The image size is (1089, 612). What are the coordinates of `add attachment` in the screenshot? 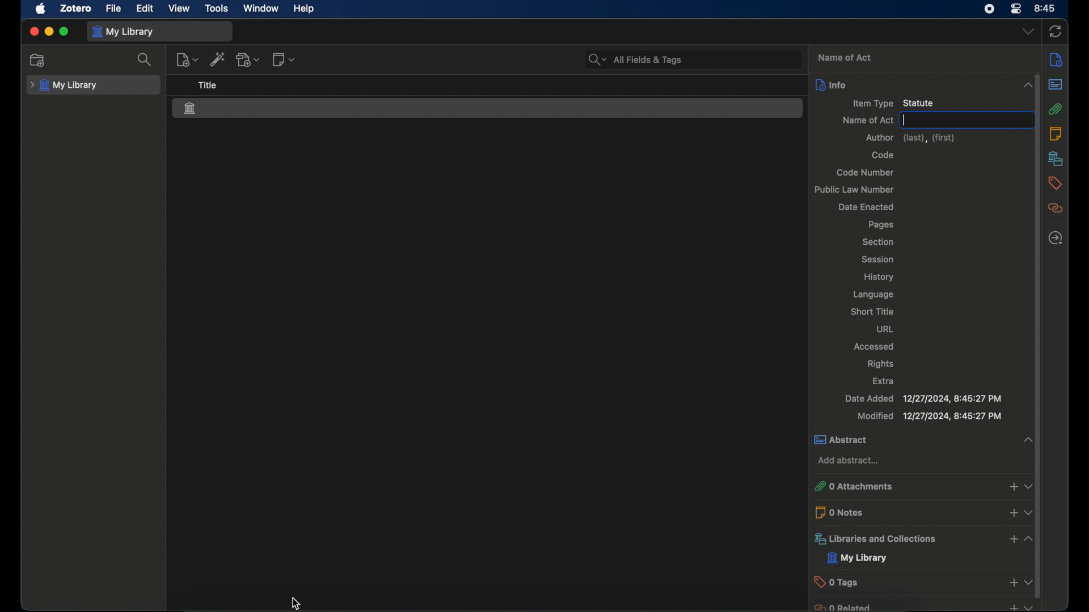 It's located at (250, 61).